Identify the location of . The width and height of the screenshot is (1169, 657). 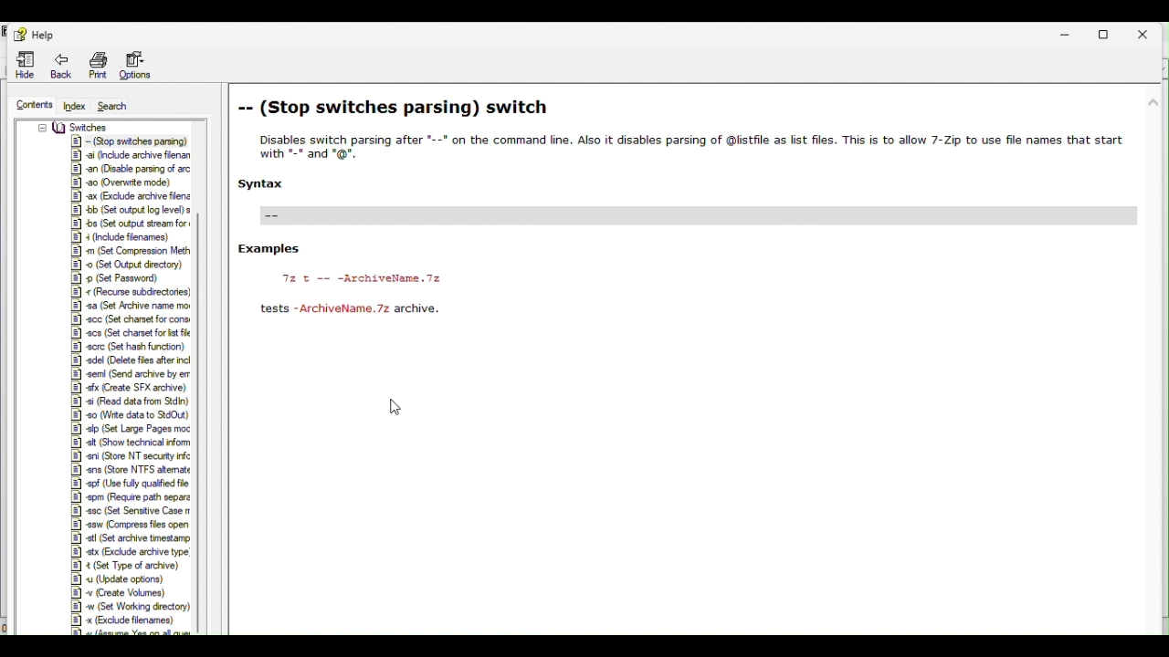
(132, 291).